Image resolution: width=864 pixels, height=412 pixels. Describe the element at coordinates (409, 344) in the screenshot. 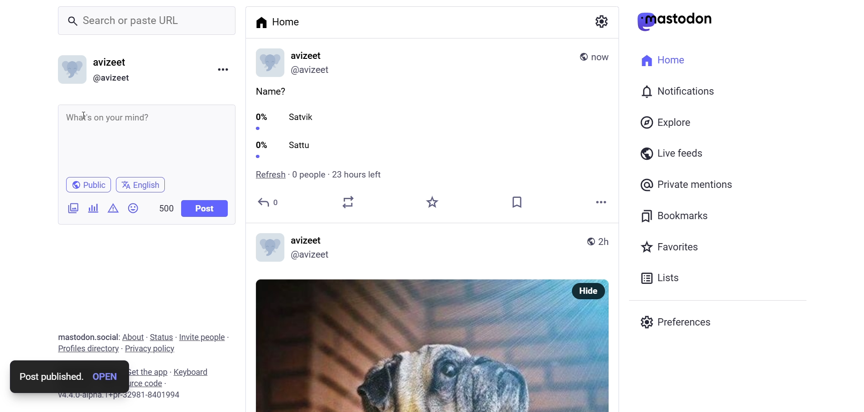

I see `post image` at that location.